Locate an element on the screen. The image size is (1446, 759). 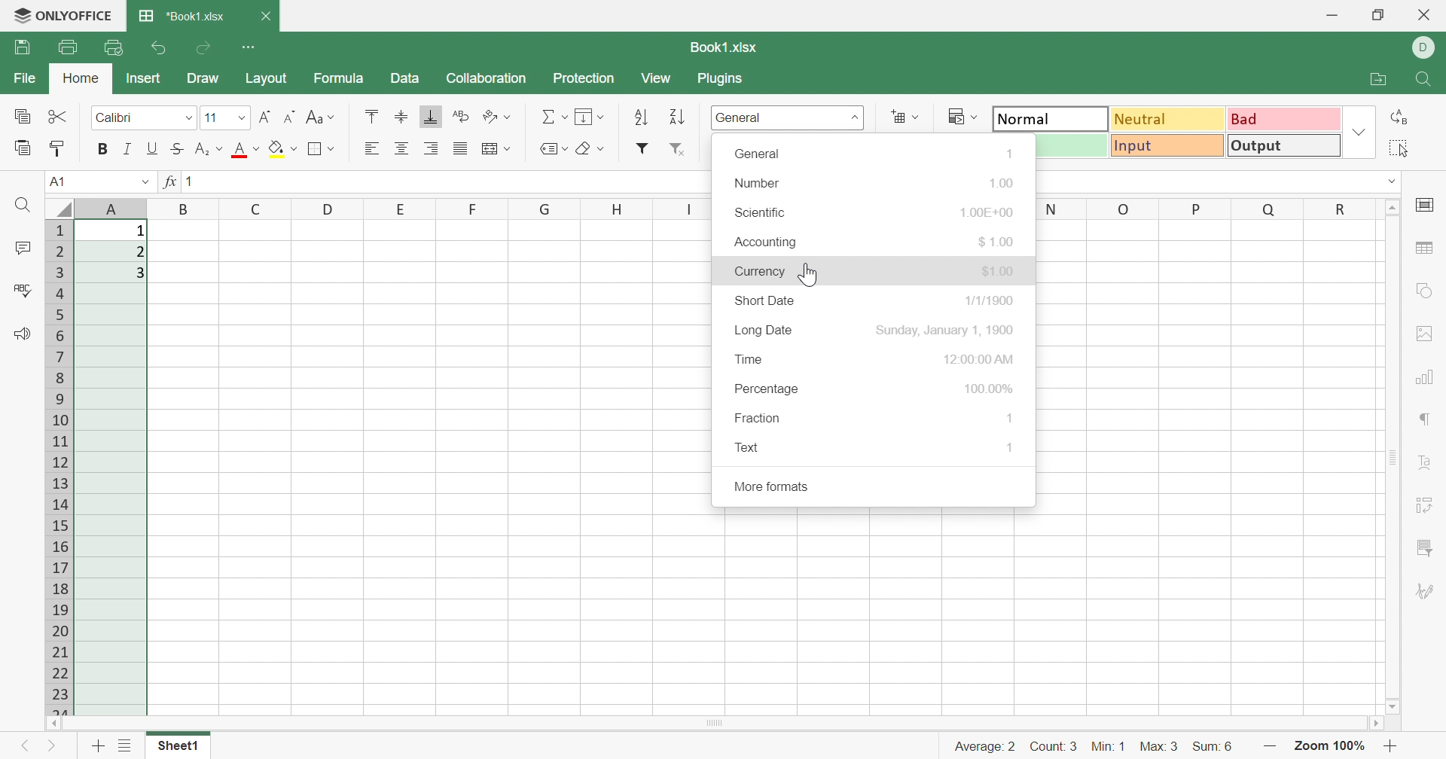
1 is located at coordinates (1006, 156).